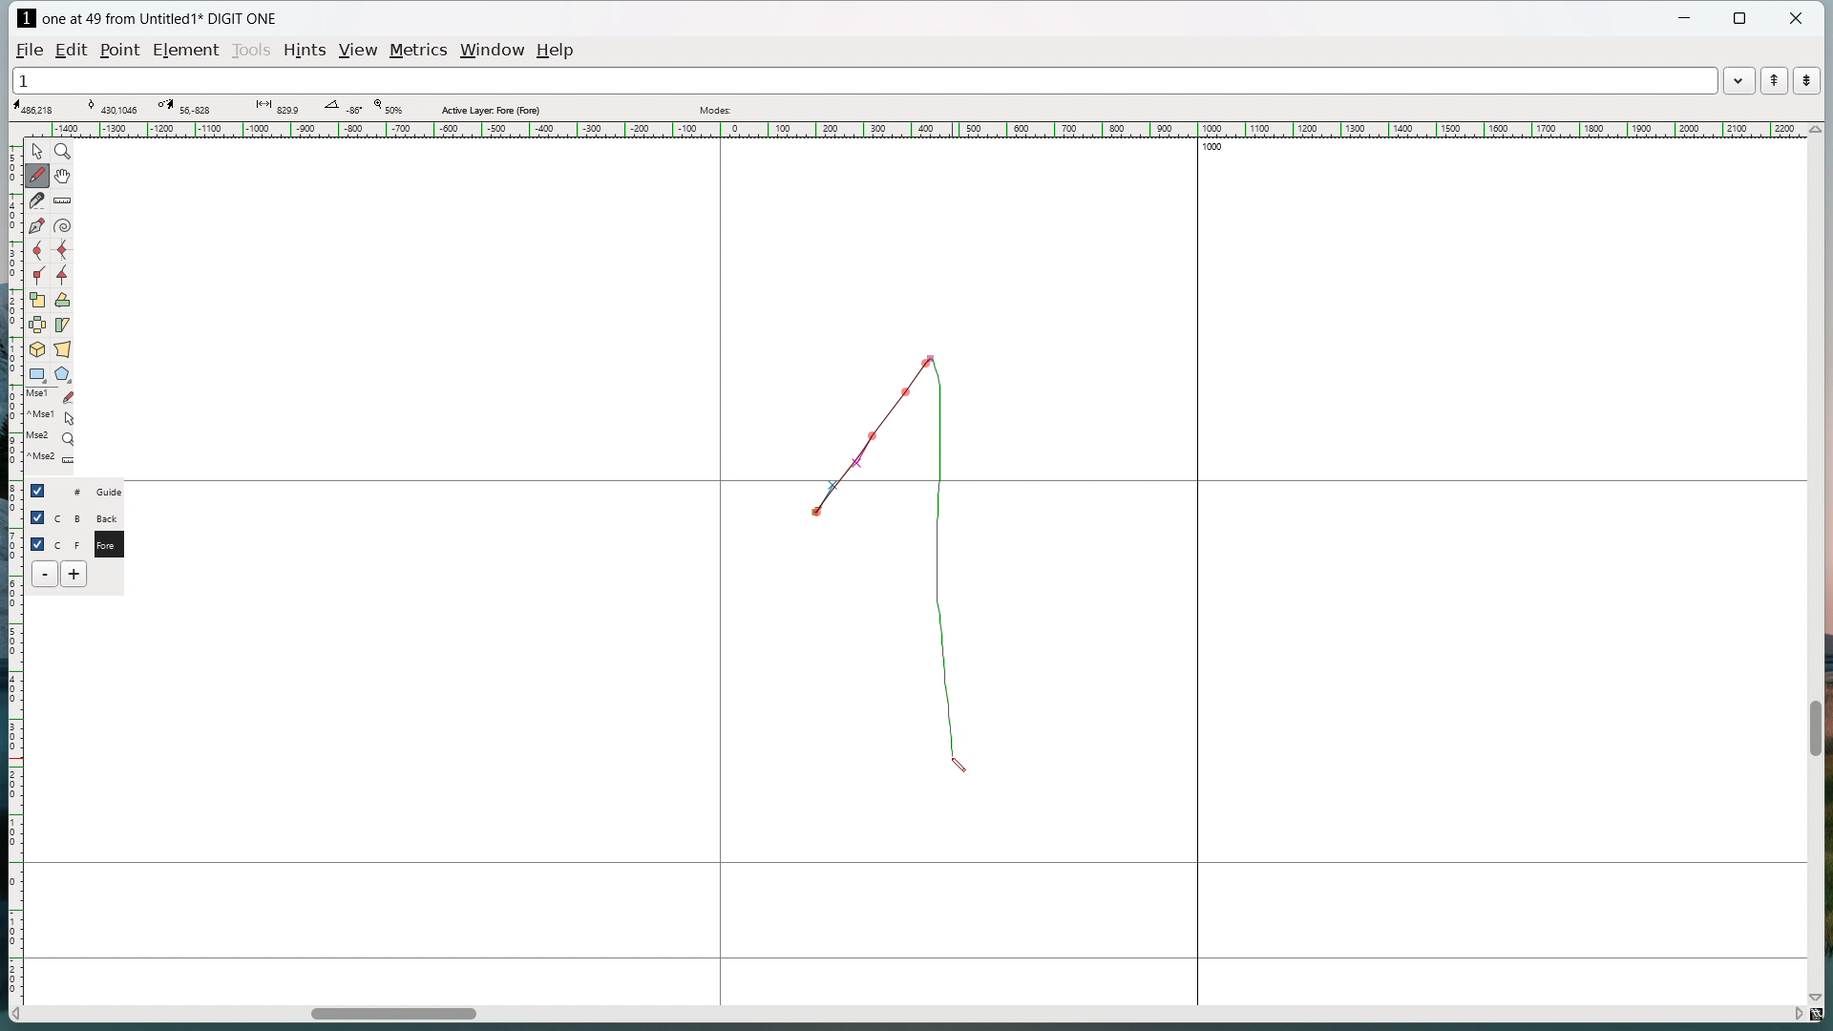 Image resolution: width=1833 pixels, height=1031 pixels. I want to click on help, so click(557, 51).